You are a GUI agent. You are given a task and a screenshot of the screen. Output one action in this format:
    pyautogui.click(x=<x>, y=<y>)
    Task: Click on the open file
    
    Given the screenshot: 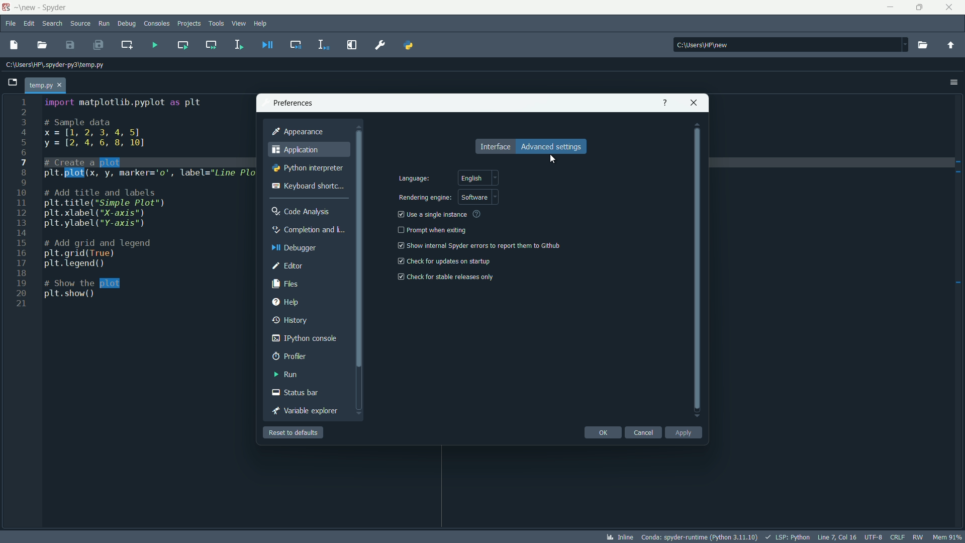 What is the action you would take?
    pyautogui.click(x=41, y=45)
    